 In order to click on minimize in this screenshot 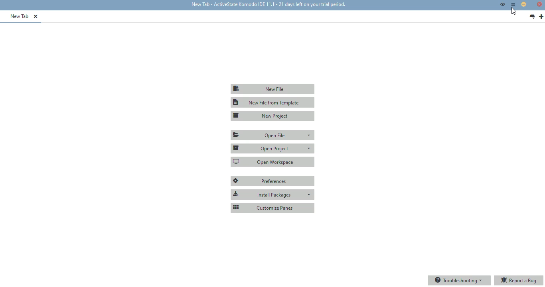, I will do `click(523, 4)`.